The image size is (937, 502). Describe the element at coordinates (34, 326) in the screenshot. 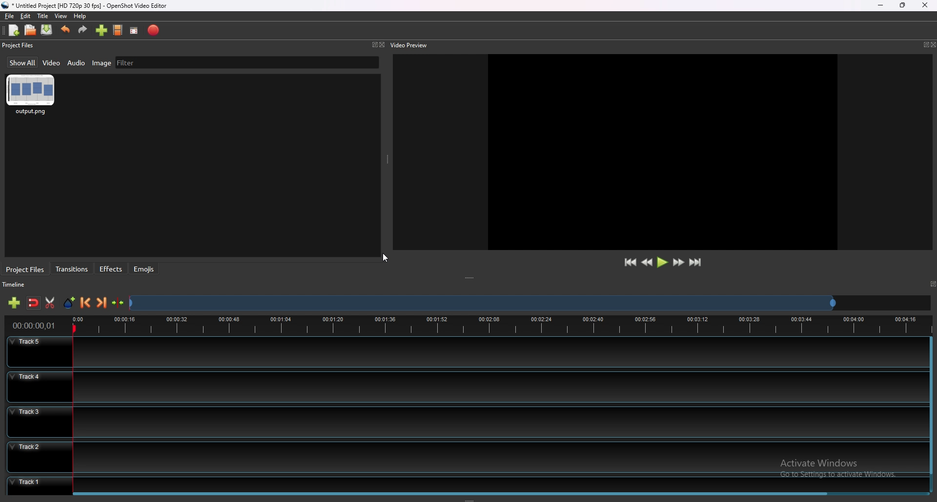

I see `time` at that location.